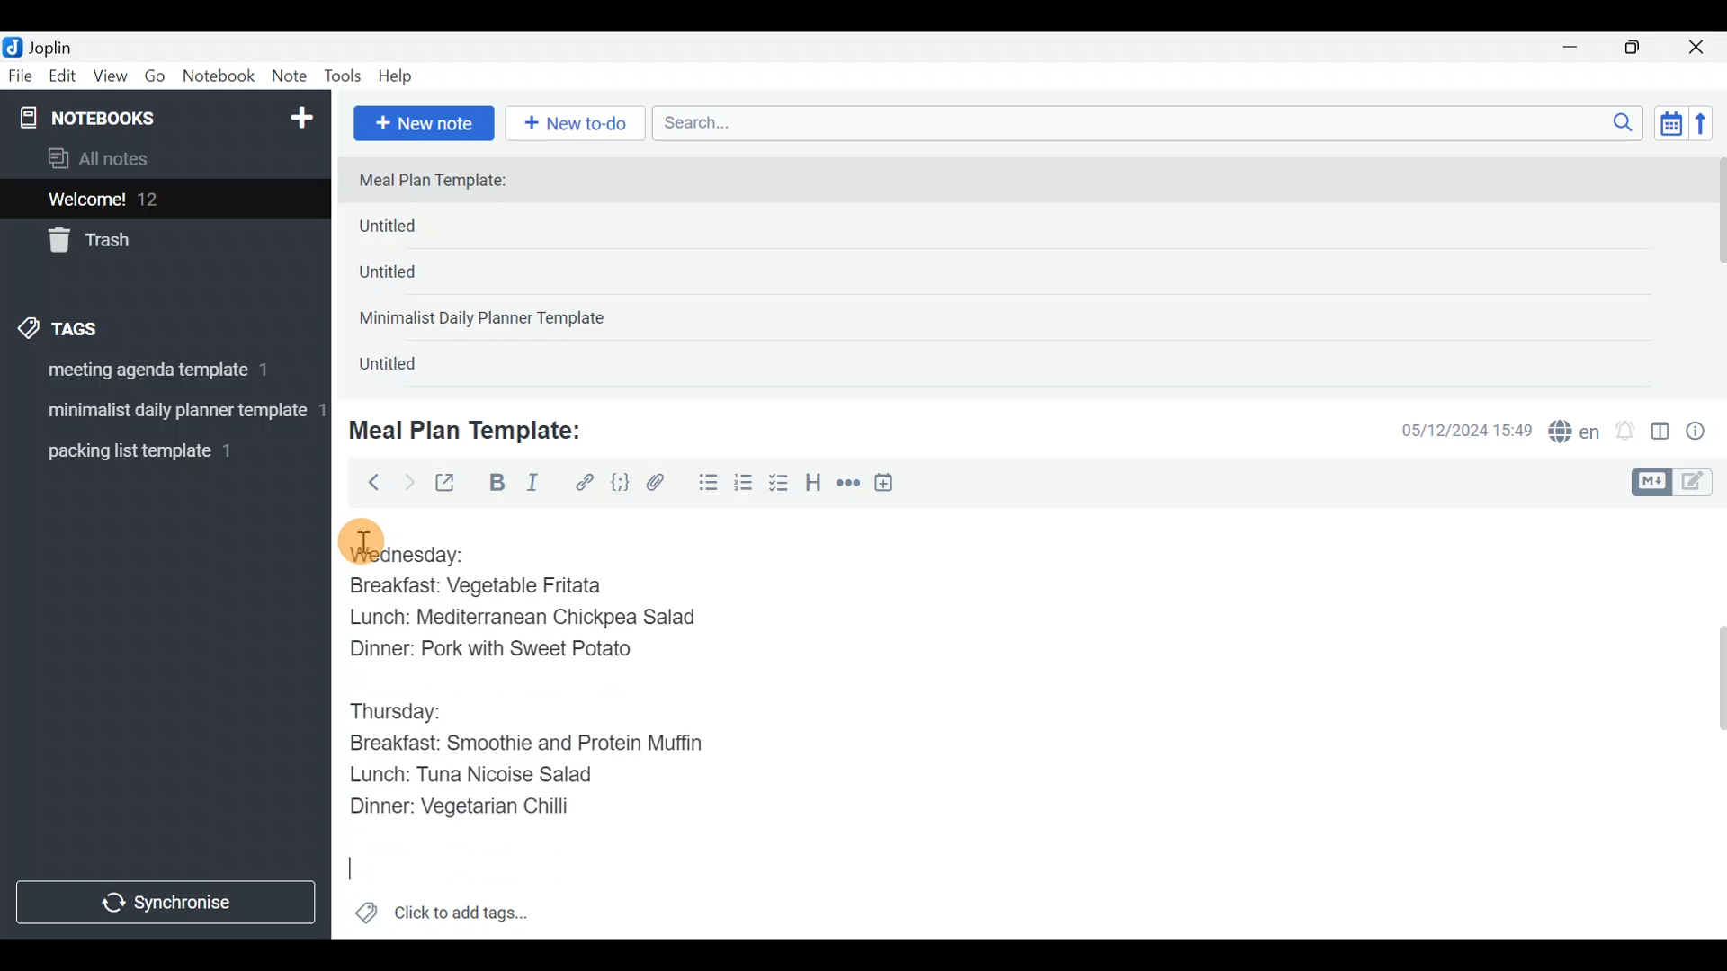 Image resolution: width=1727 pixels, height=971 pixels. Describe the element at coordinates (488, 320) in the screenshot. I see `Minimalist Daily Planner Template` at that location.